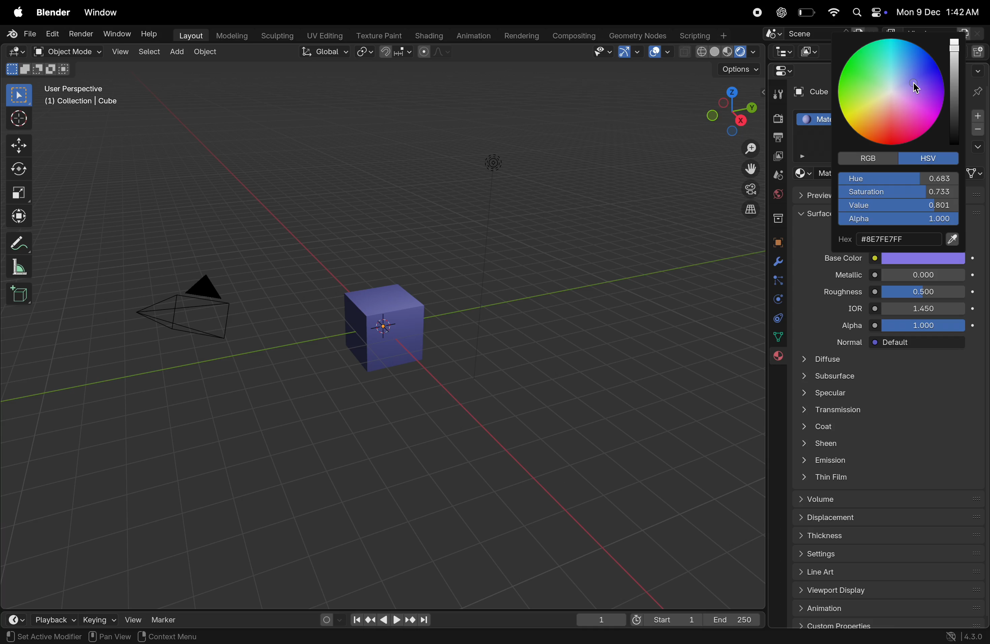 This screenshot has width=990, height=644. I want to click on move, so click(18, 145).